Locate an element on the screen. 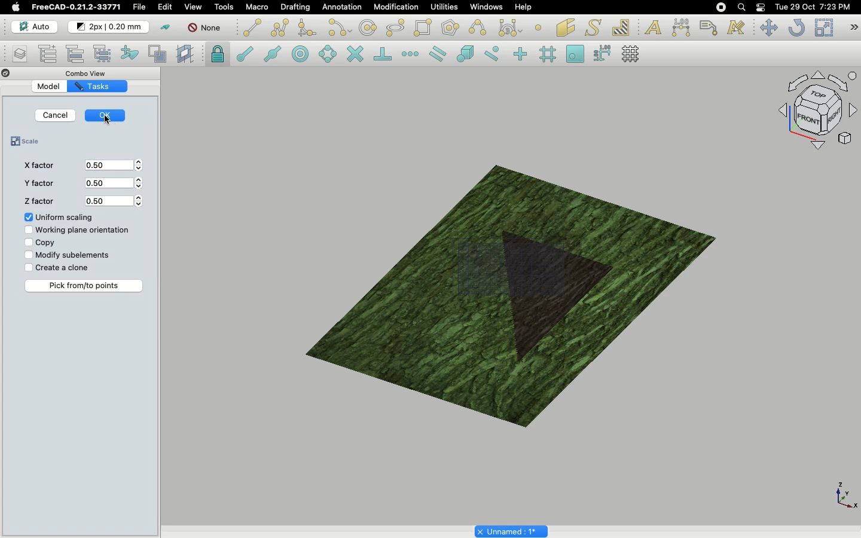 The height and width of the screenshot is (538, 861). Change default style for new objects is located at coordinates (109, 27).